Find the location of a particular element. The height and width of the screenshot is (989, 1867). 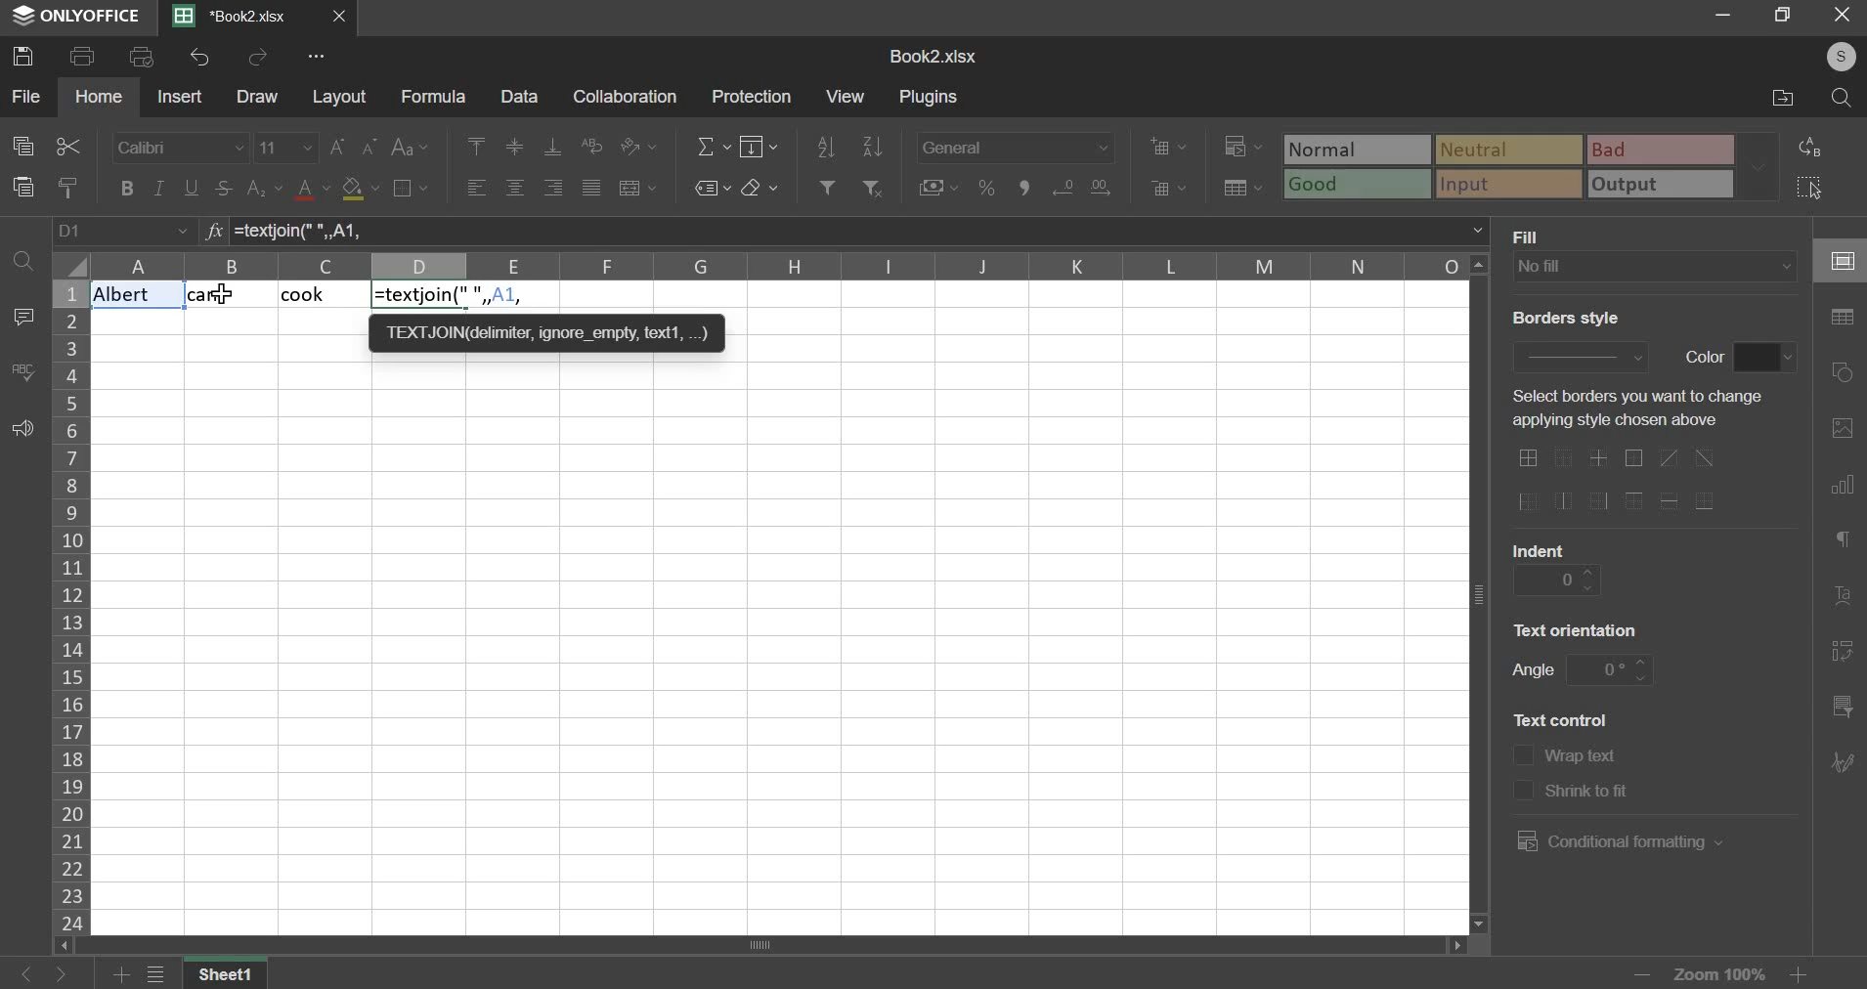

change case is located at coordinates (409, 148).